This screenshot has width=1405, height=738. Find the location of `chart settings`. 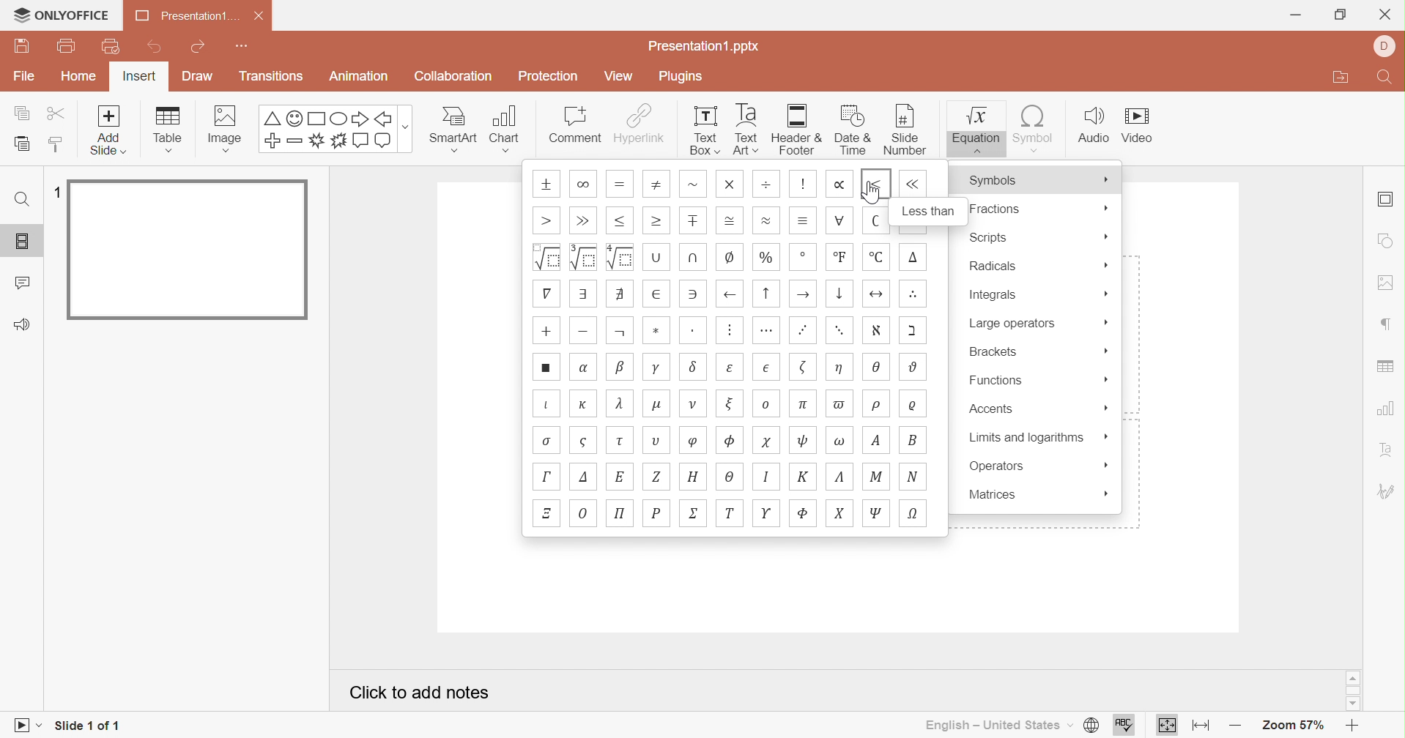

chart settings is located at coordinates (1384, 411).